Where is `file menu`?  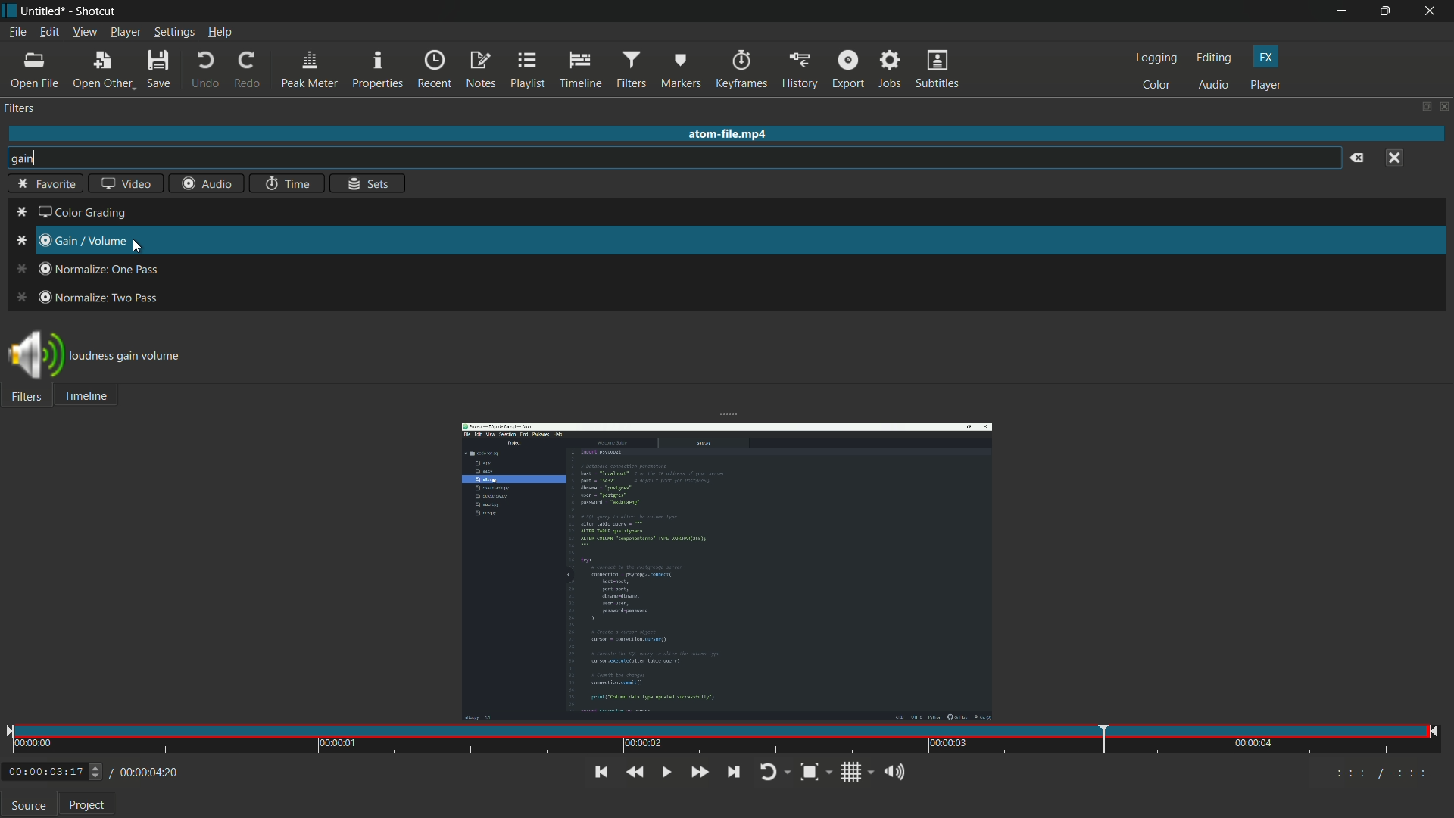
file menu is located at coordinates (17, 32).